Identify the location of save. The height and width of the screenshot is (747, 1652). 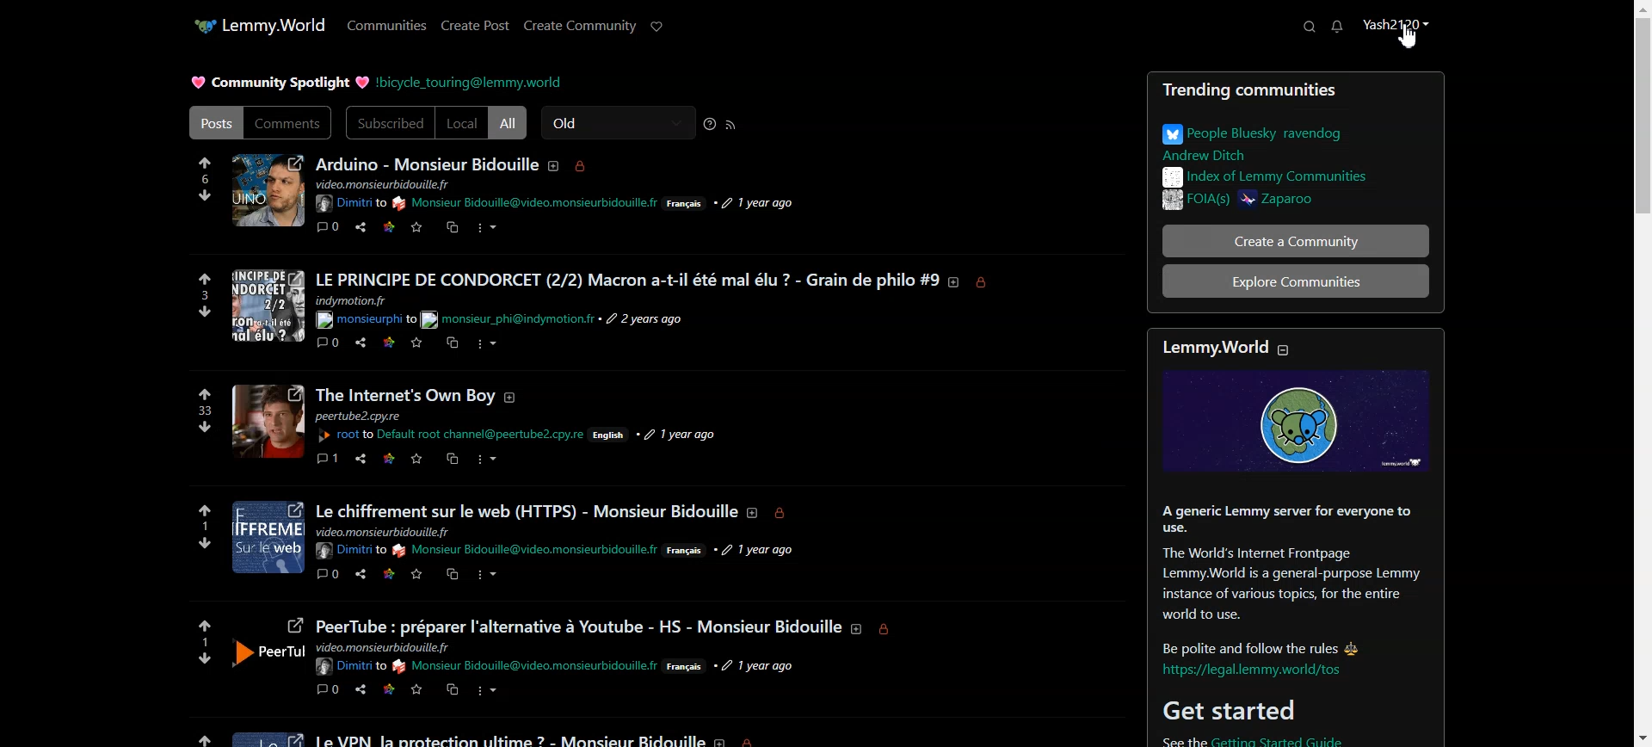
(418, 689).